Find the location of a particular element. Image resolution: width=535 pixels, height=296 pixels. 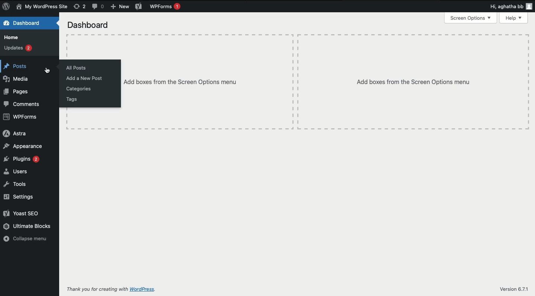

Dashboard is located at coordinates (88, 26).